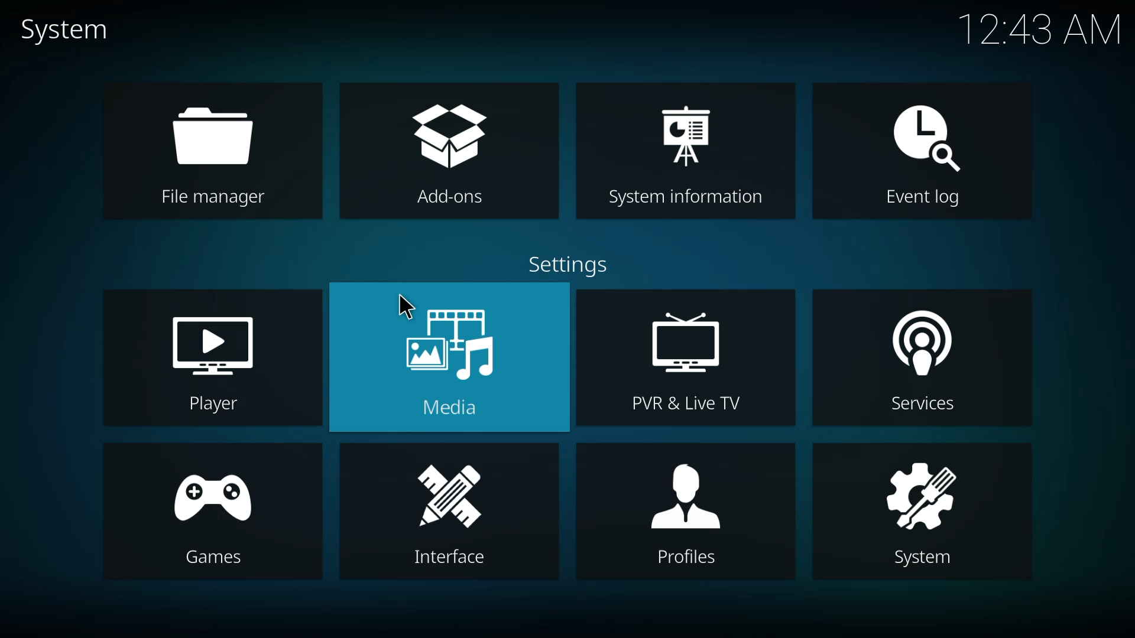 This screenshot has height=638, width=1135. I want to click on cursor, so click(406, 307).